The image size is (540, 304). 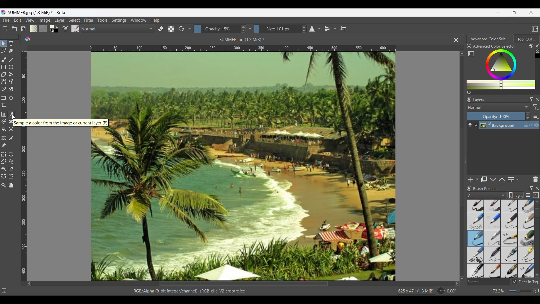 What do you see at coordinates (4, 176) in the screenshot?
I see `Bezier curve selection tool` at bounding box center [4, 176].